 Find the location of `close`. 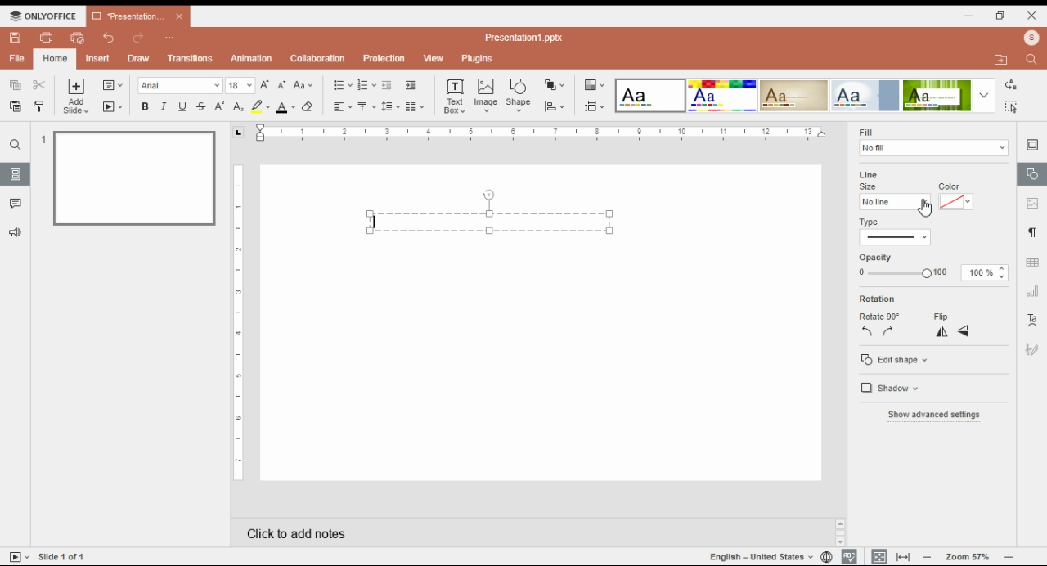

close is located at coordinates (180, 16).